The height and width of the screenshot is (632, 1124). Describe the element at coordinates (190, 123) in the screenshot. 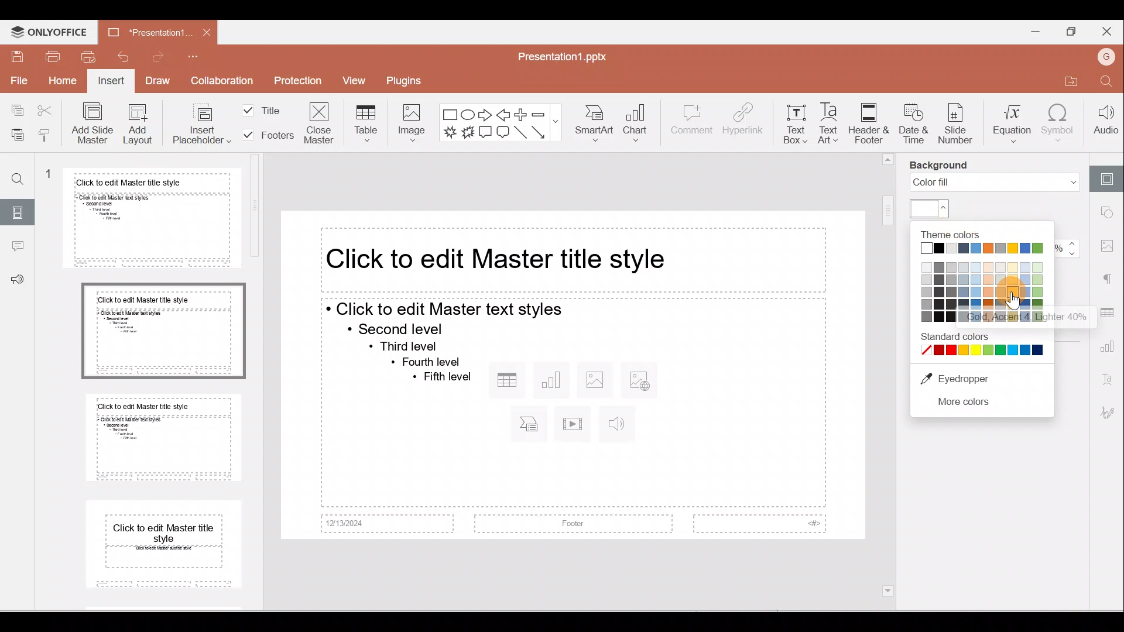

I see `Insert placeholder` at that location.